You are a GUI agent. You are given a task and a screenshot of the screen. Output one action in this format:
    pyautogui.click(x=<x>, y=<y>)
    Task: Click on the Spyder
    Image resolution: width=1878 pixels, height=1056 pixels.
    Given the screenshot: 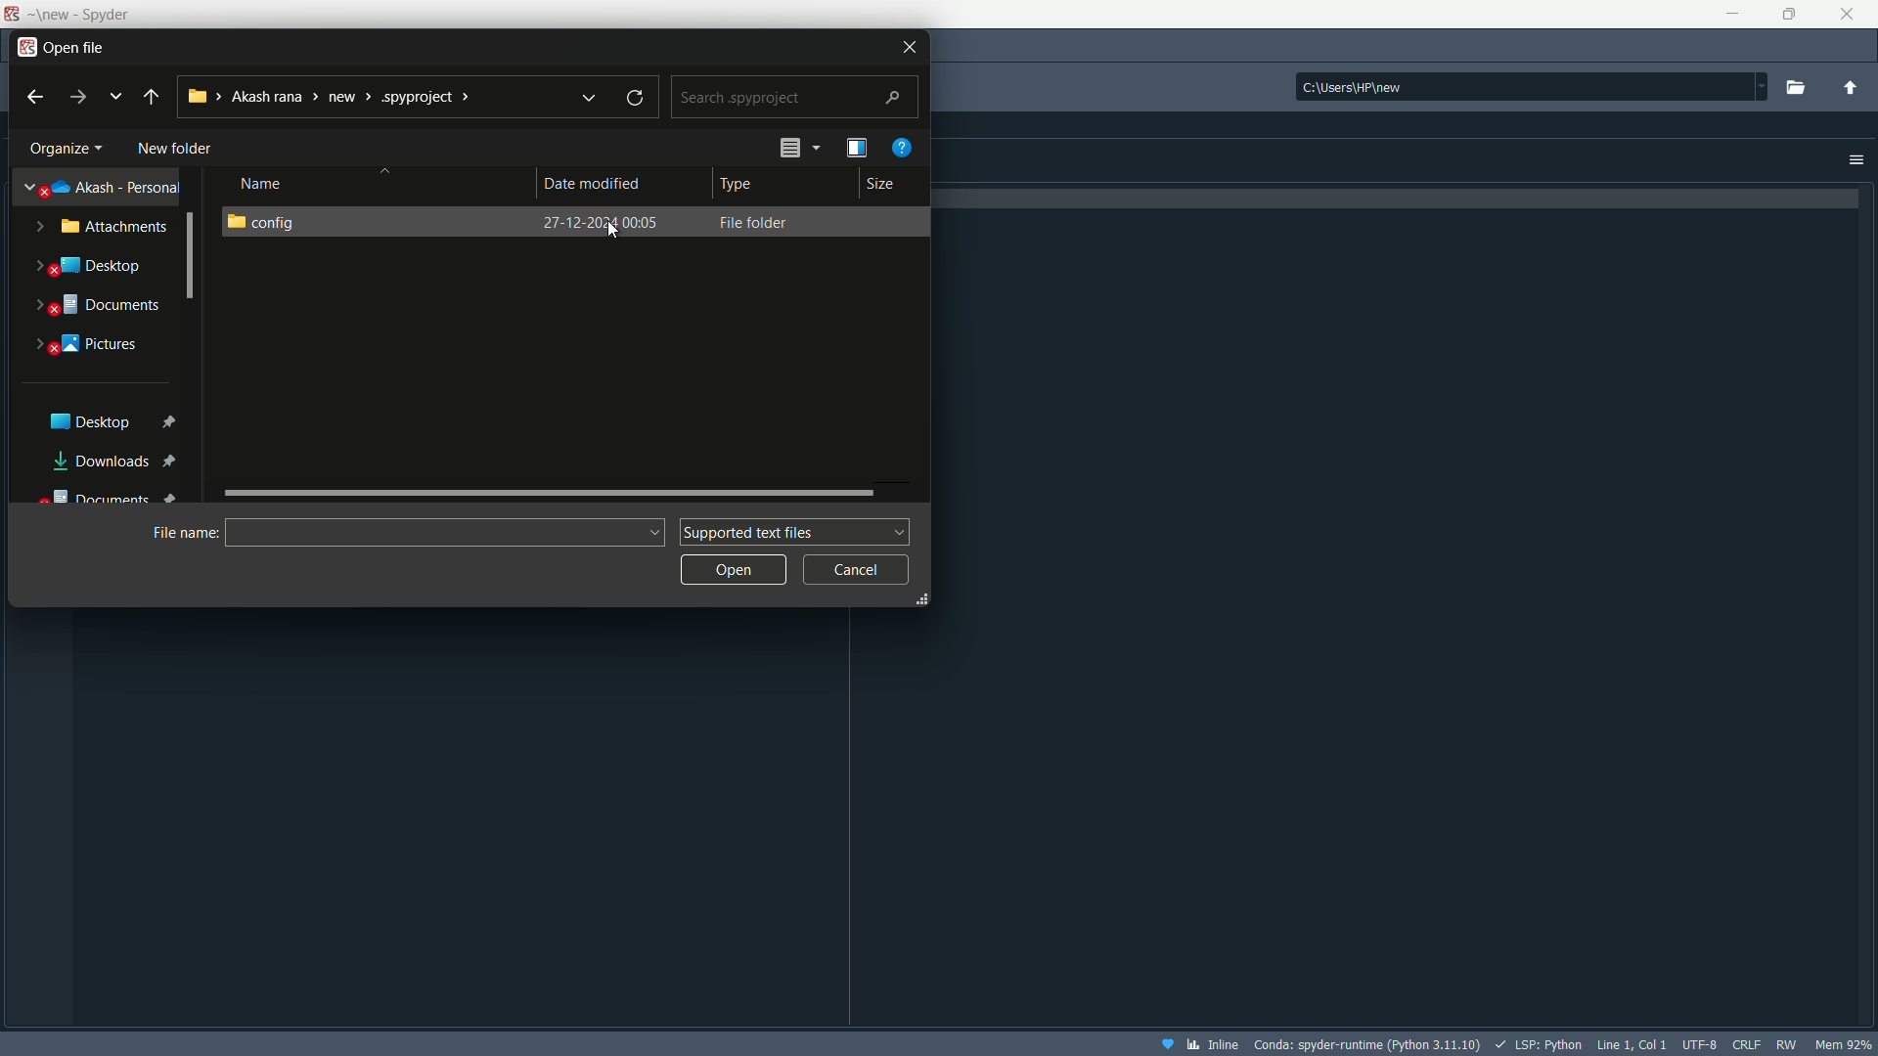 What is the action you would take?
    pyautogui.click(x=92, y=15)
    